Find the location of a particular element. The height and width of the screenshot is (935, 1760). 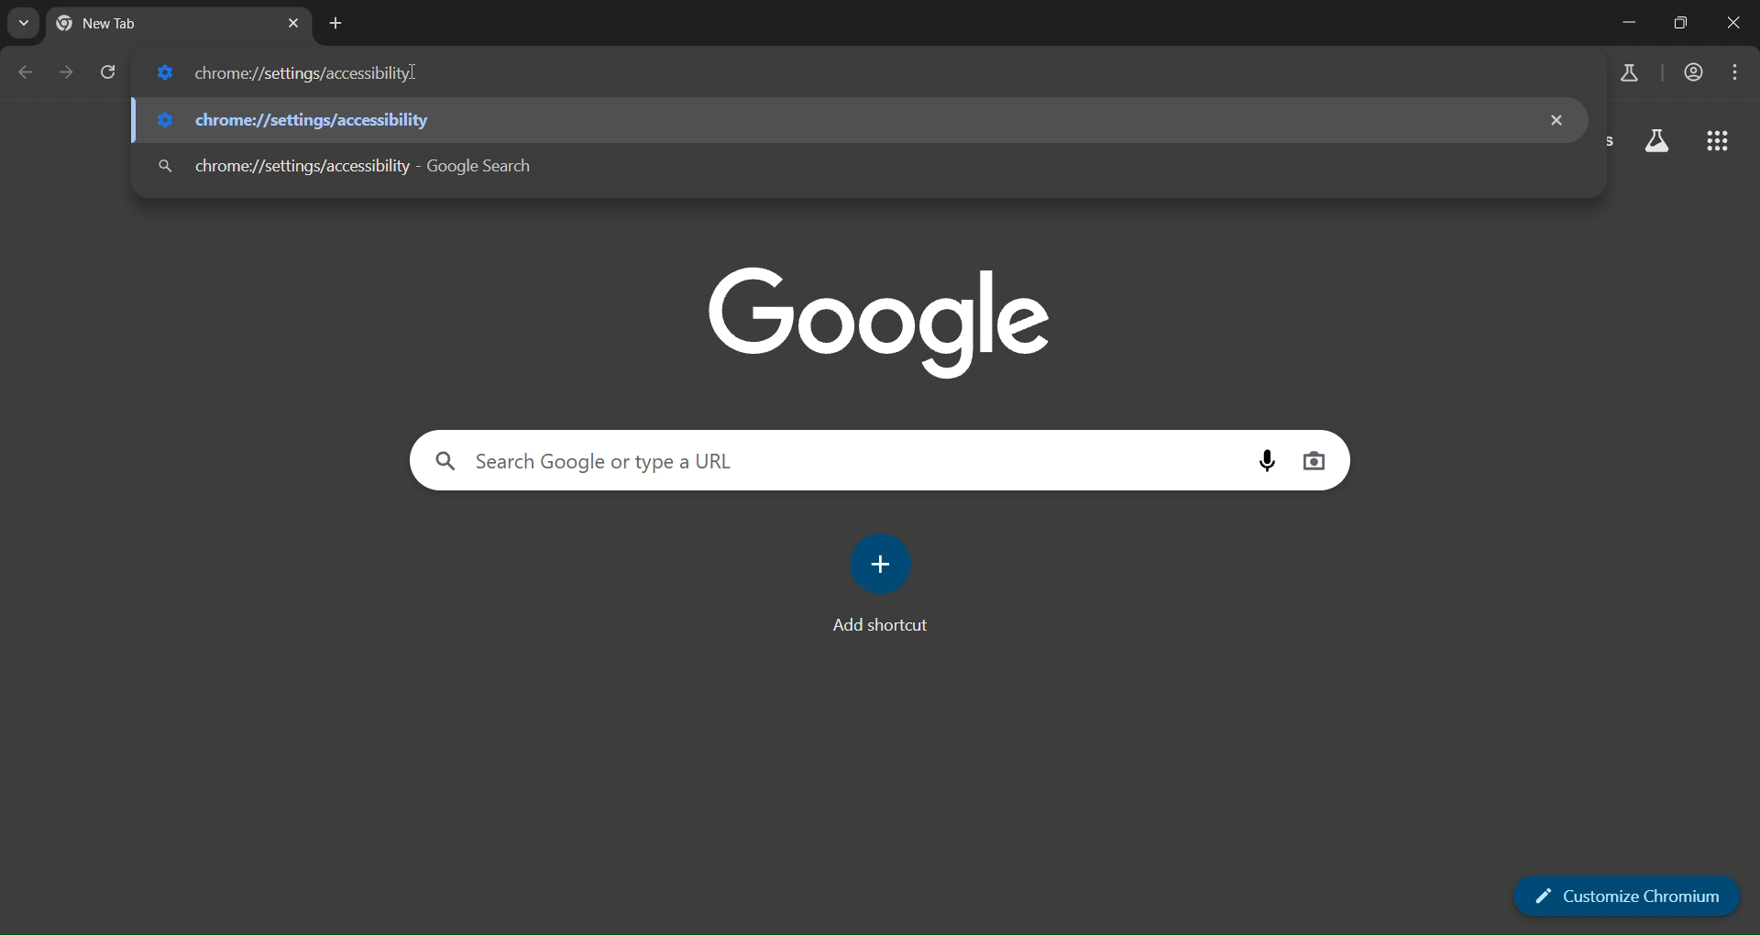

Search Google or type a URL is located at coordinates (583, 461).